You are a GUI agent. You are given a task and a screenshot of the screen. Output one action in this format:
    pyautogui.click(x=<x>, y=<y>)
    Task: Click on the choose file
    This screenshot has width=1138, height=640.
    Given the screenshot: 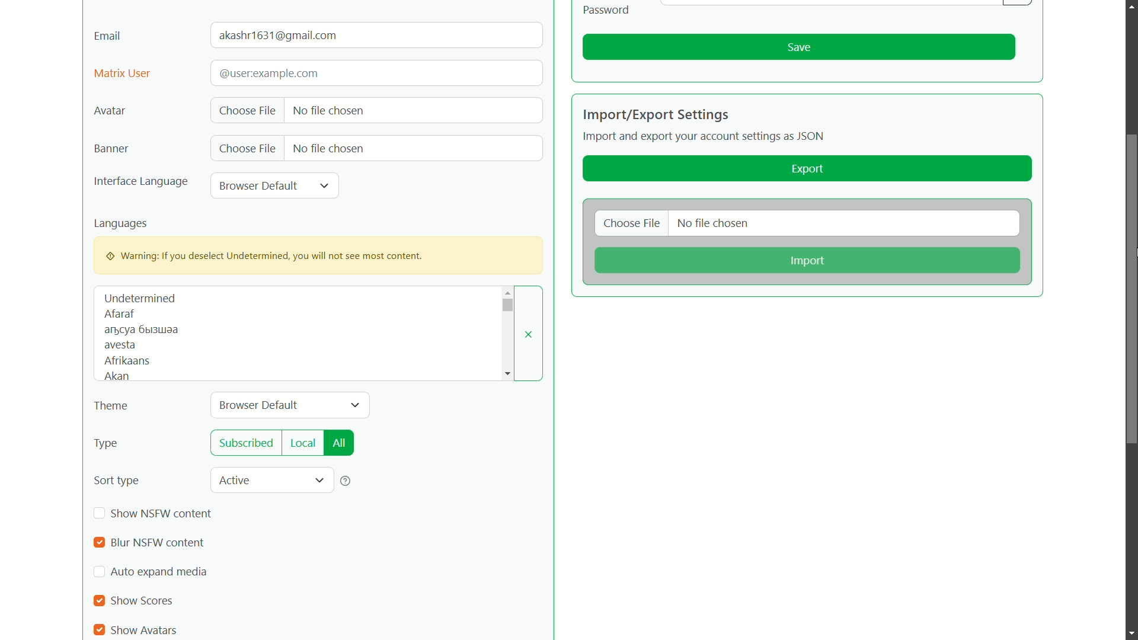 What is the action you would take?
    pyautogui.click(x=247, y=111)
    